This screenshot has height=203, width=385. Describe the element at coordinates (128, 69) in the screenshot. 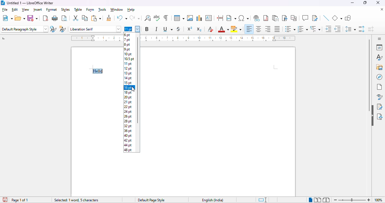

I see `12 pt` at that location.